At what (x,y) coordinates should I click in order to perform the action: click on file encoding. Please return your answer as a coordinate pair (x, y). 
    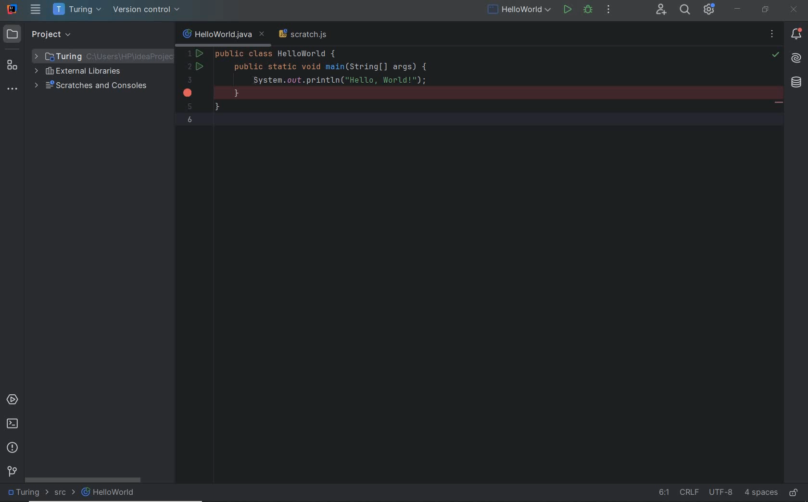
    Looking at the image, I should click on (722, 492).